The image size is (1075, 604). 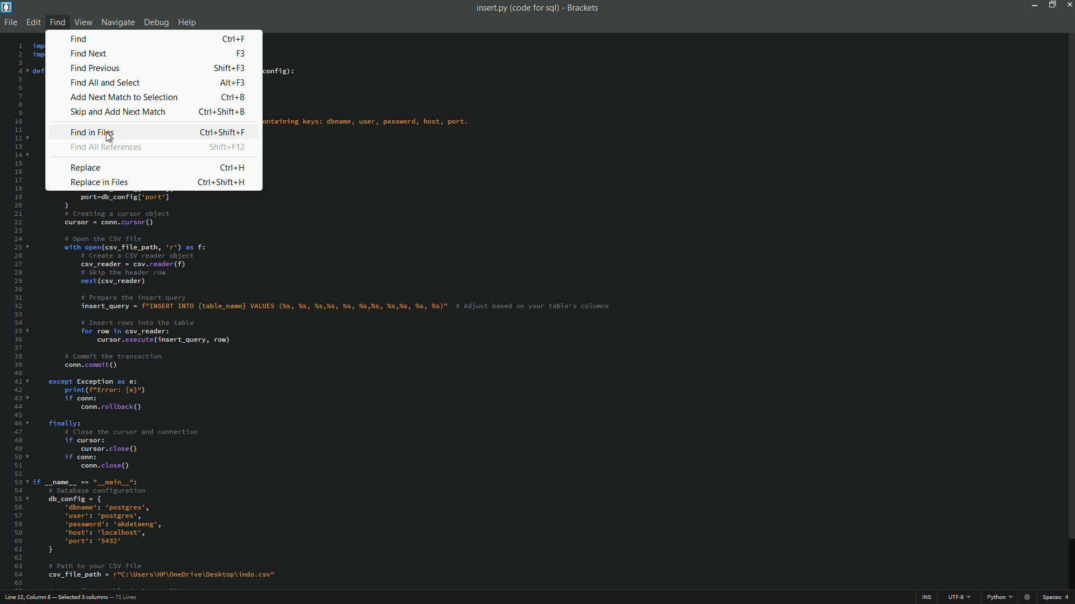 I want to click on find menu, so click(x=56, y=22).